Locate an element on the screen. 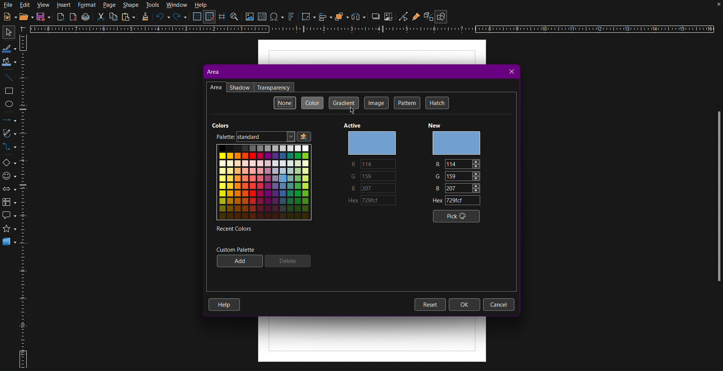 This screenshot has width=723, height=371. Distribute Objects is located at coordinates (358, 17).